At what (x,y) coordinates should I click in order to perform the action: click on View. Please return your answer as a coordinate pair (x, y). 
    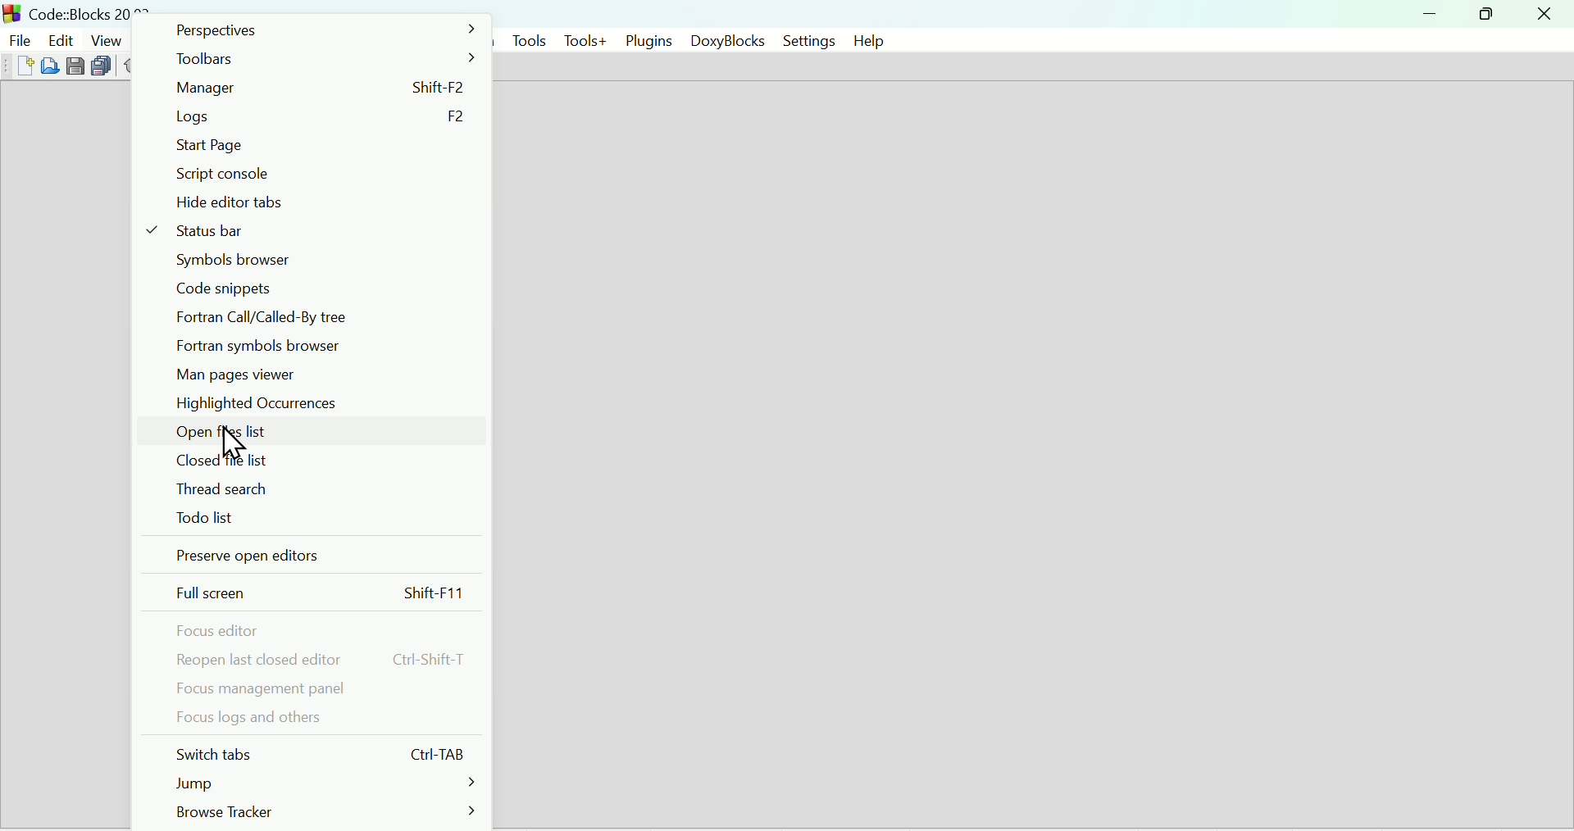
    Looking at the image, I should click on (107, 39).